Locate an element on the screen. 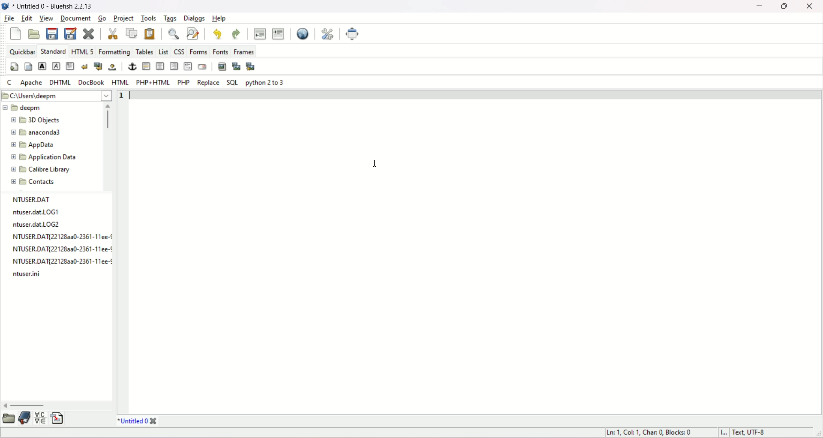  edit is located at coordinates (26, 18).